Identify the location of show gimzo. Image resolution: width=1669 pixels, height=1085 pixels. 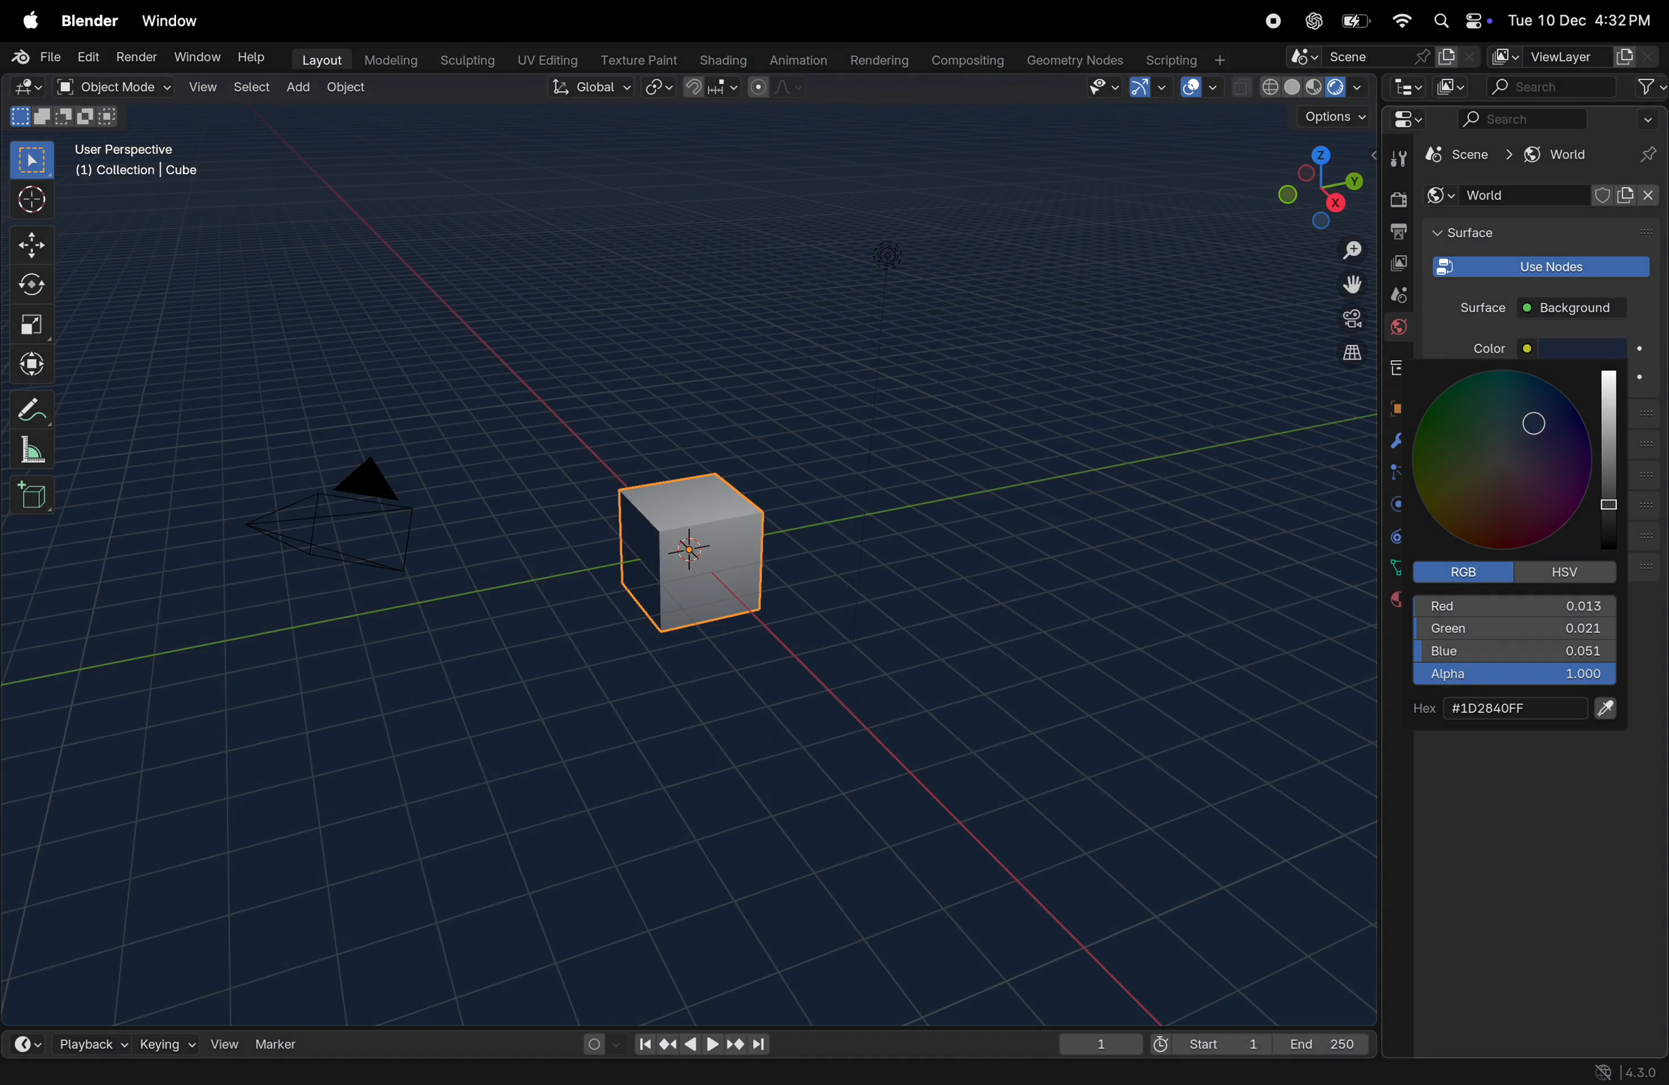
(1152, 88).